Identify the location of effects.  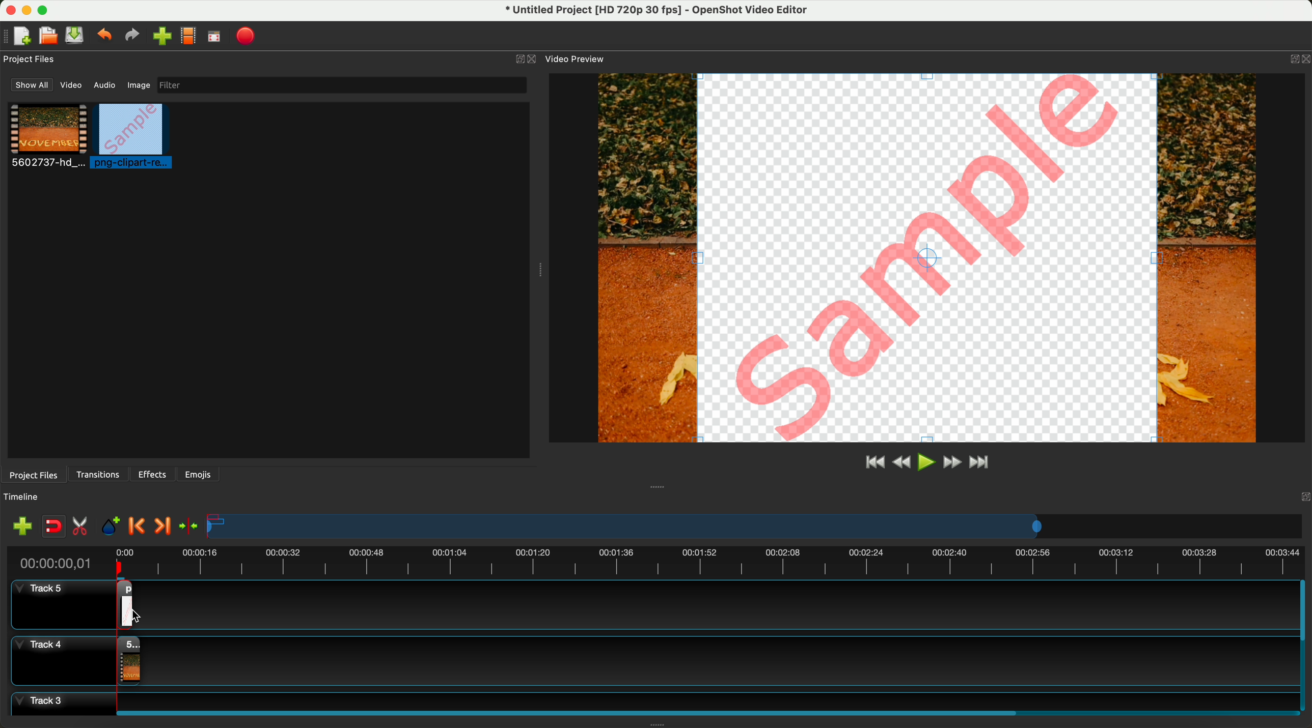
(153, 474).